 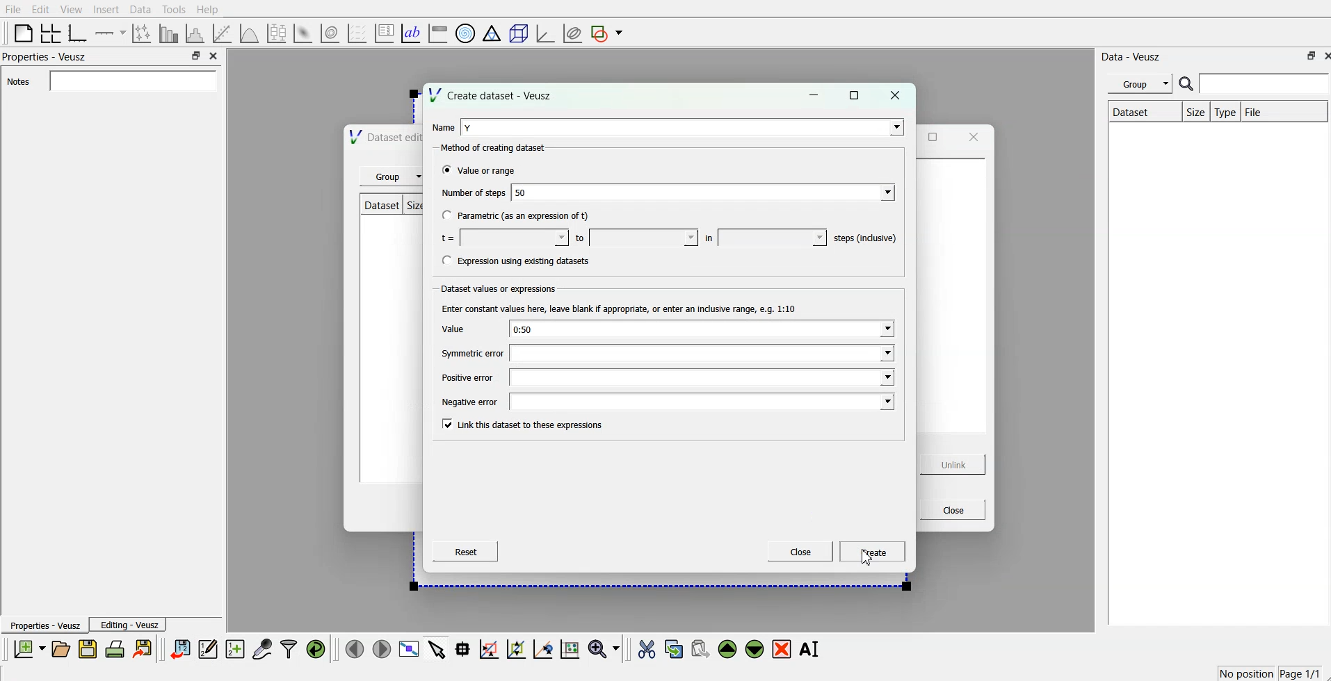 I want to click on plot 2d datasets as image, so click(x=304, y=31).